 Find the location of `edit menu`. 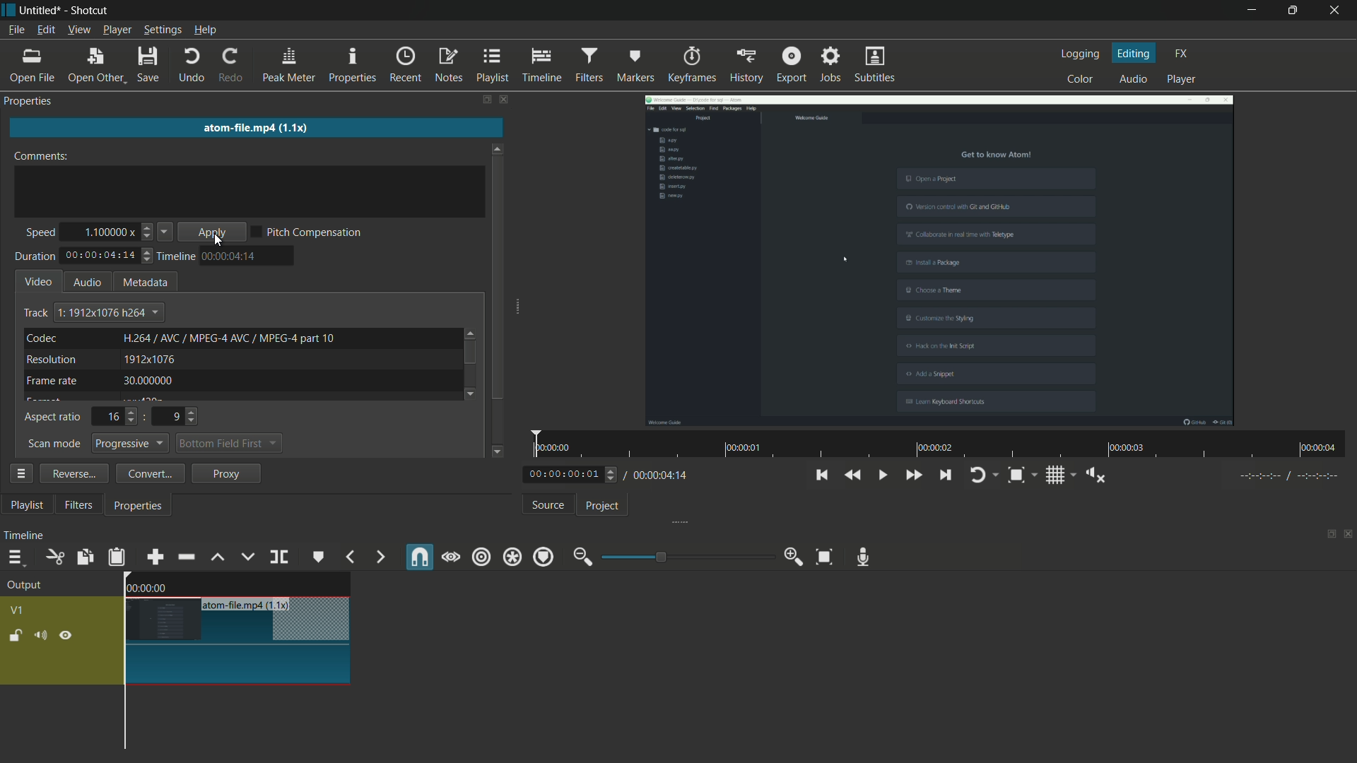

edit menu is located at coordinates (47, 30).